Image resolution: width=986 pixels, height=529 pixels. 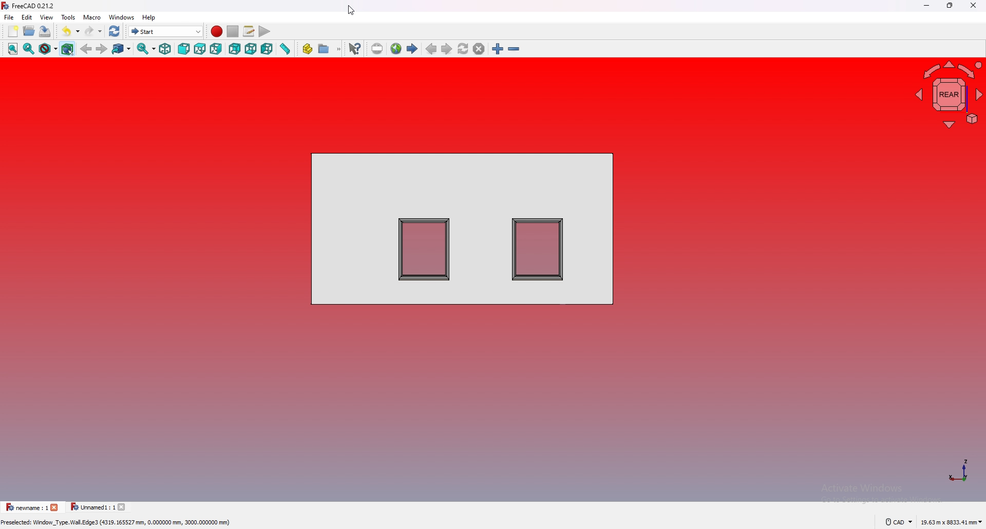 I want to click on what's that, so click(x=354, y=49).